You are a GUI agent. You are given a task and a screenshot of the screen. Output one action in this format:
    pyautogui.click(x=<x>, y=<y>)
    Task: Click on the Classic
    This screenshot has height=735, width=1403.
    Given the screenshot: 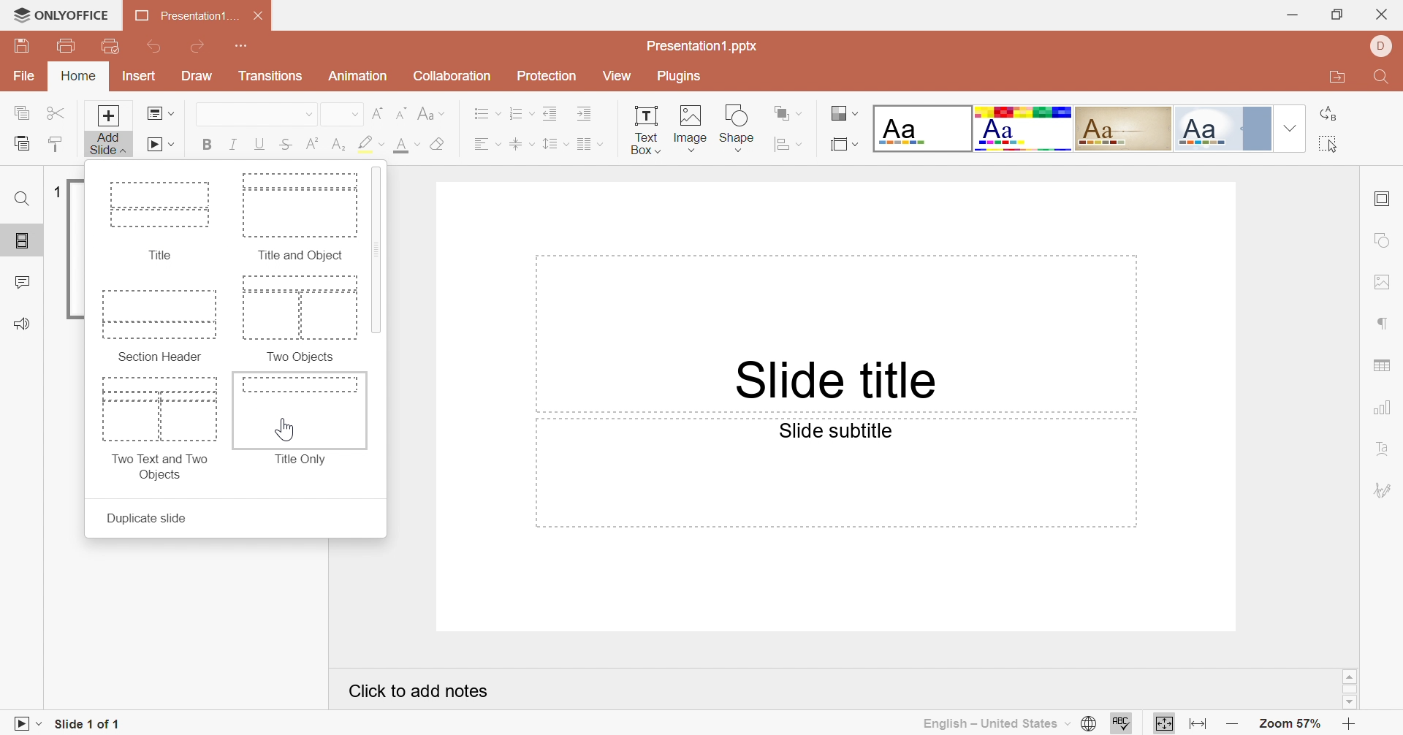 What is the action you would take?
    pyautogui.click(x=1123, y=129)
    